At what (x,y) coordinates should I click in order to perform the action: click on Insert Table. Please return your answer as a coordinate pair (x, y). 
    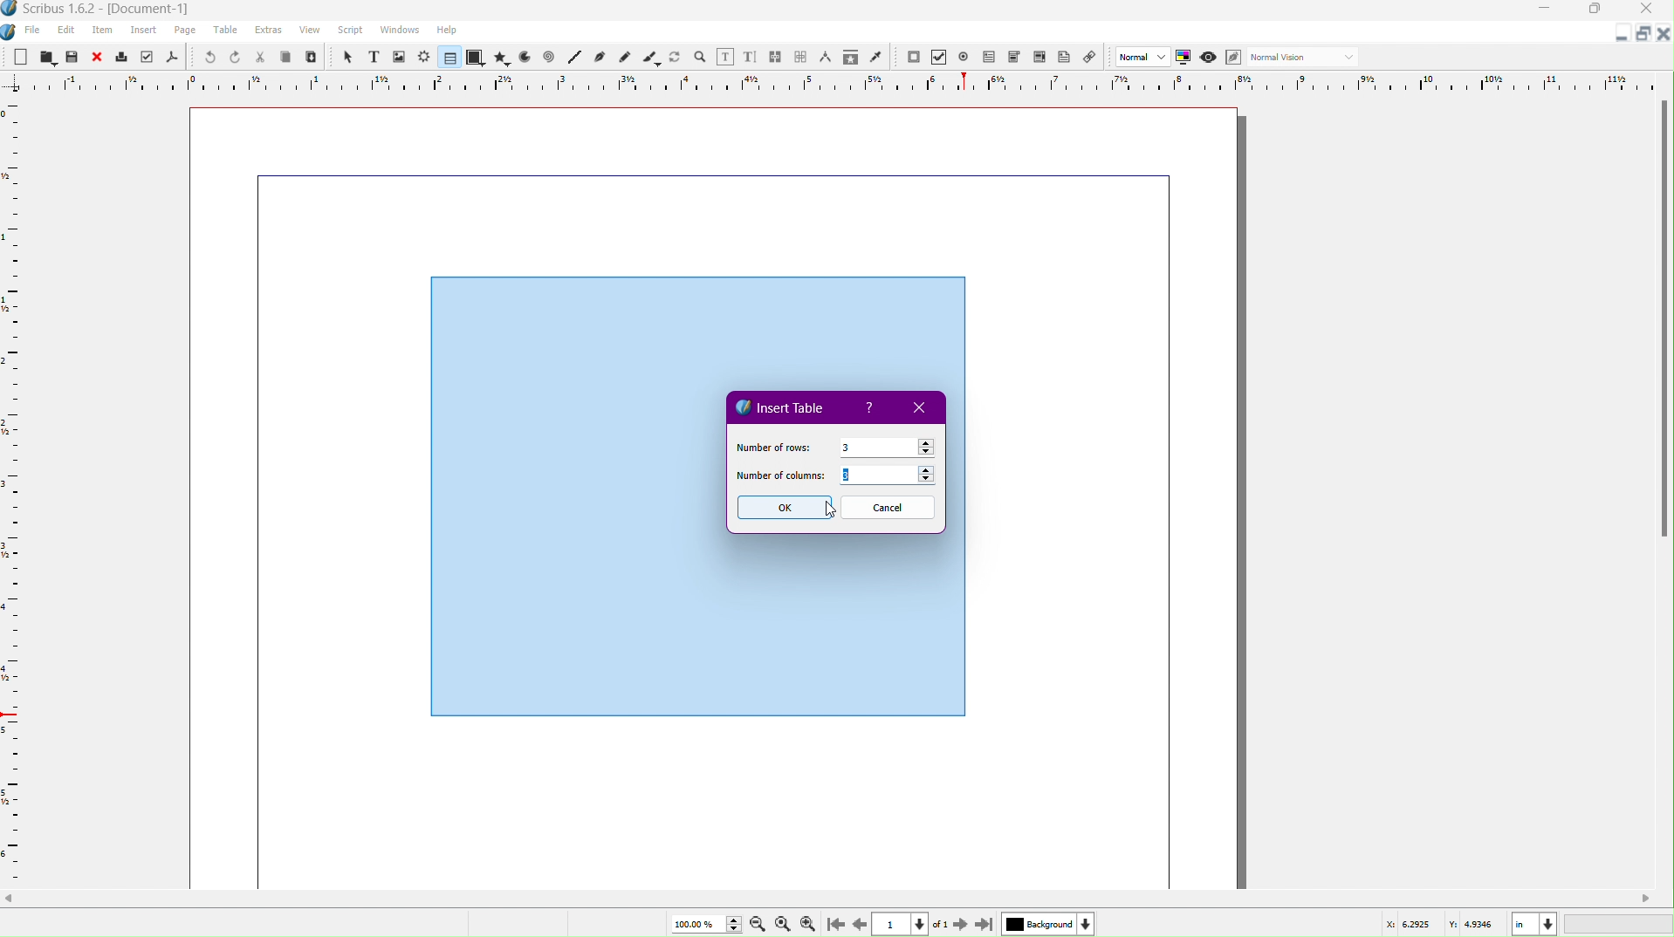
    Looking at the image, I should click on (782, 406).